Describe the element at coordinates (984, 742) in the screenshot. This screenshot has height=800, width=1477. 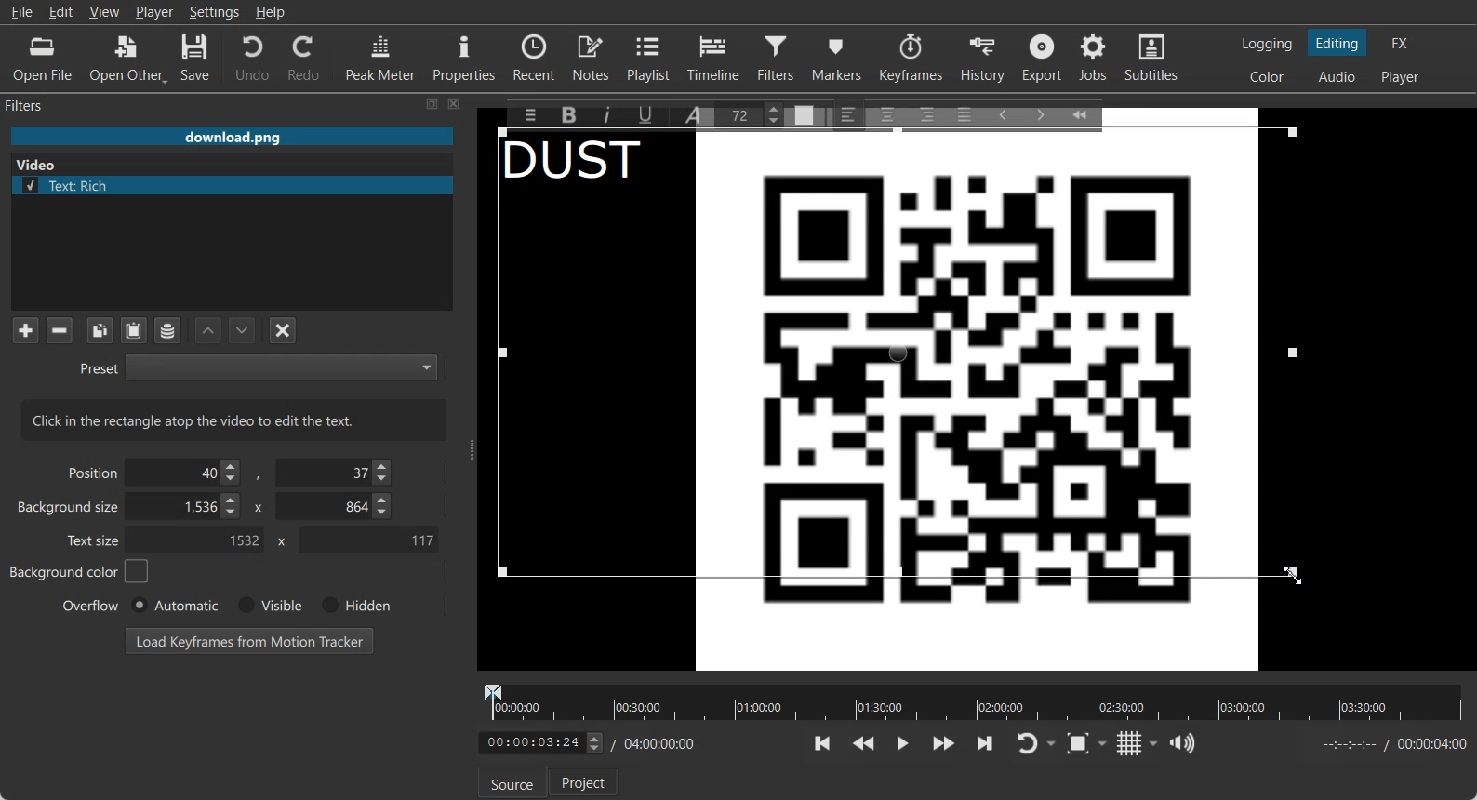
I see `Skip to the next point` at that location.